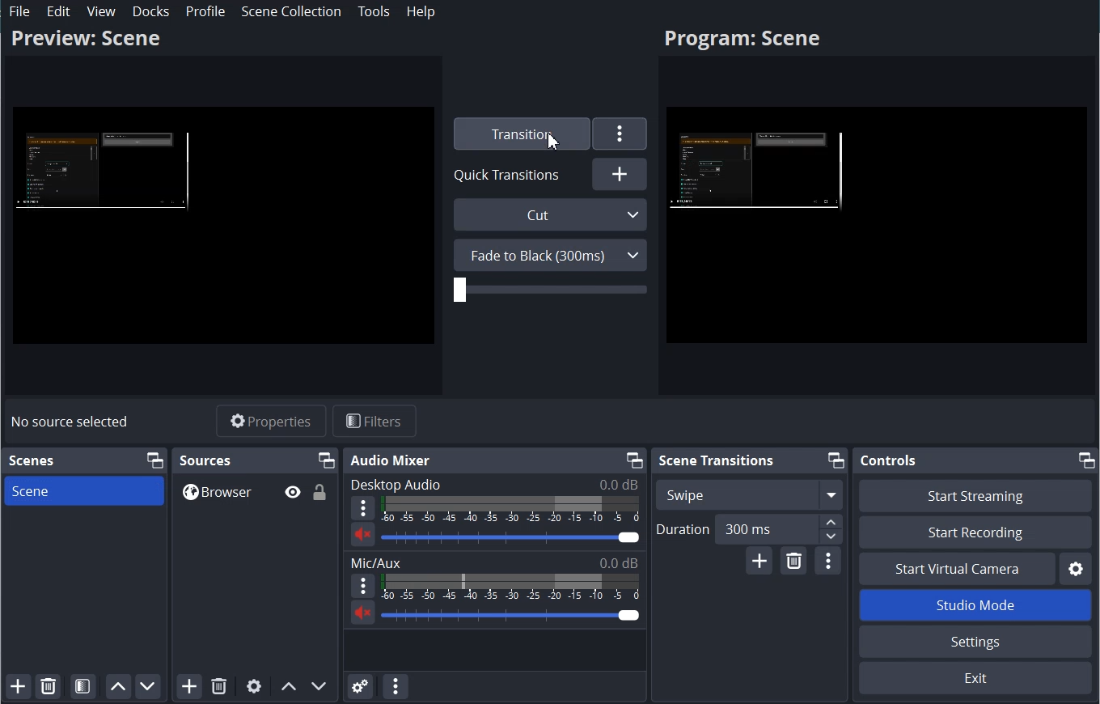 This screenshot has width=1100, height=704. Describe the element at coordinates (319, 686) in the screenshot. I see `Move Source Down` at that location.